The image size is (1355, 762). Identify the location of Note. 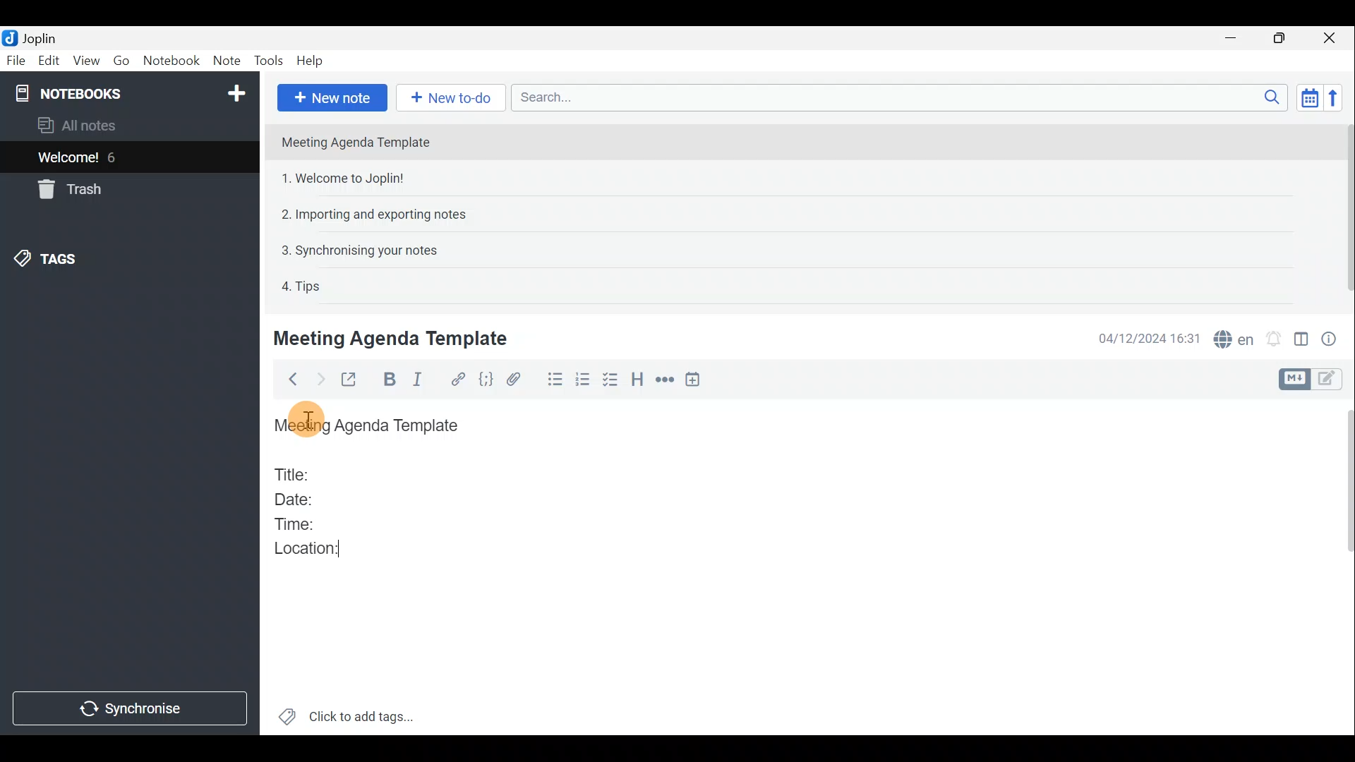
(225, 58).